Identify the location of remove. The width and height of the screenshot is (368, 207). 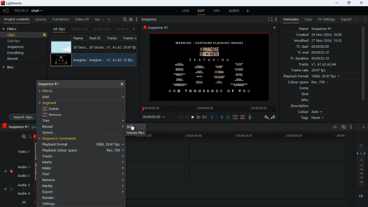
(57, 115).